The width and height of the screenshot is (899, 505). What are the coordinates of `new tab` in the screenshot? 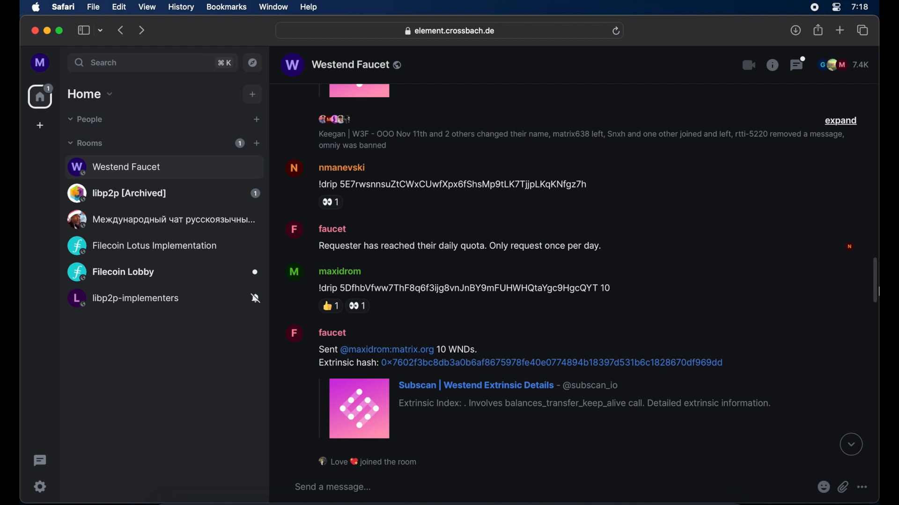 It's located at (840, 29).